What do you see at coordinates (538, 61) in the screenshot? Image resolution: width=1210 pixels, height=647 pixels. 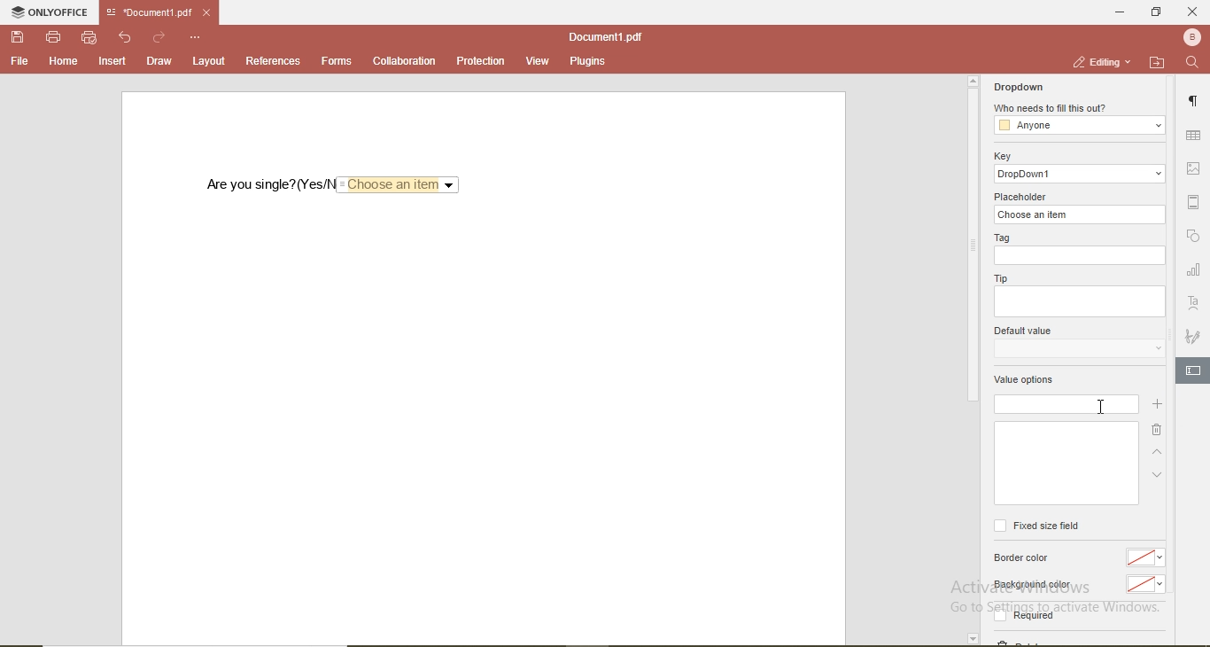 I see `view` at bounding box center [538, 61].